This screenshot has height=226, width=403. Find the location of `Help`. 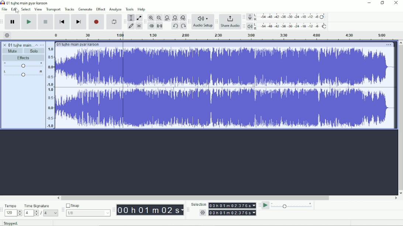

Help is located at coordinates (142, 10).